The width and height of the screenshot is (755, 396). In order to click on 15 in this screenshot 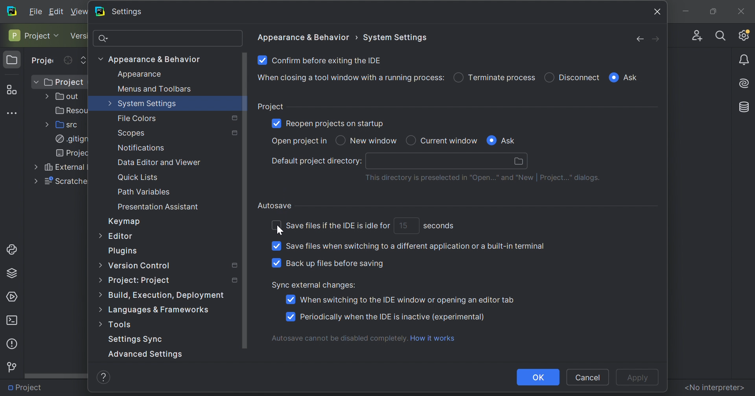, I will do `click(403, 225)`.